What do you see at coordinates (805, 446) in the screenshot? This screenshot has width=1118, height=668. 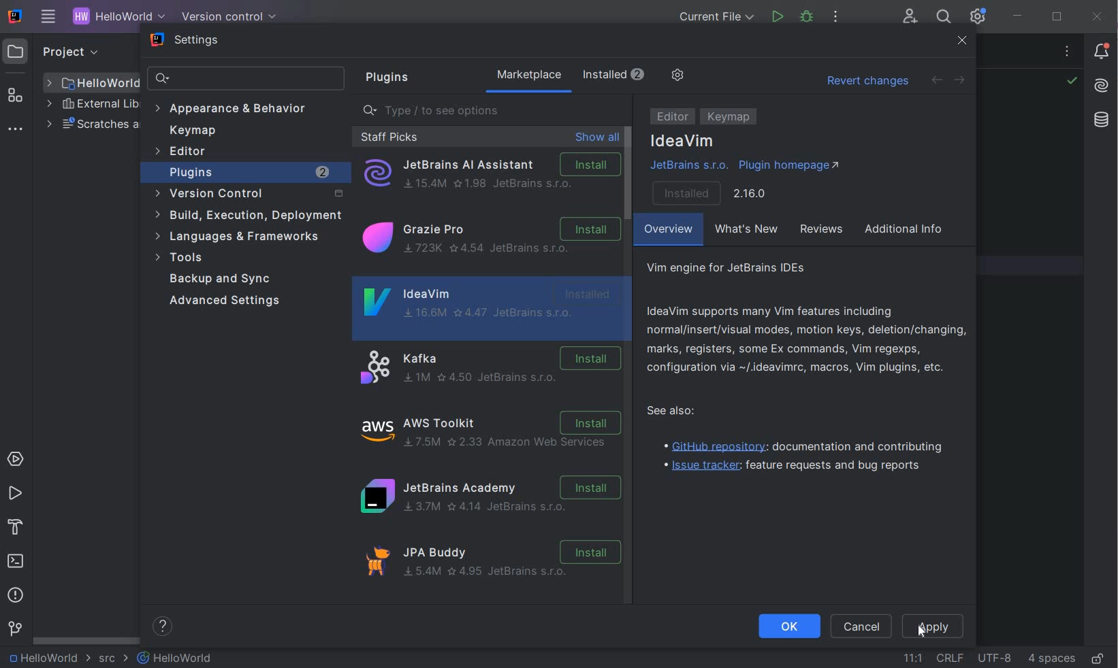 I see `GitHub repository` at bounding box center [805, 446].